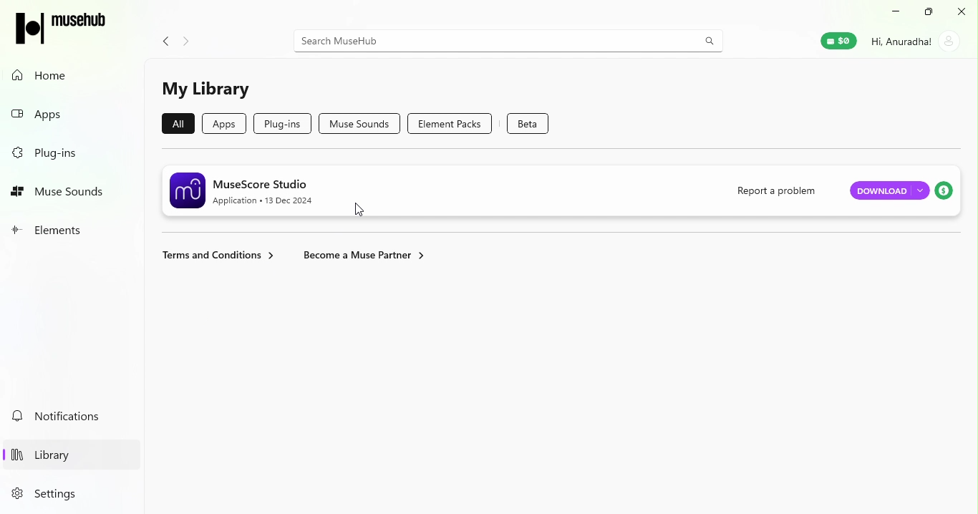 The width and height of the screenshot is (978, 514). Describe the element at coordinates (175, 124) in the screenshot. I see `All` at that location.